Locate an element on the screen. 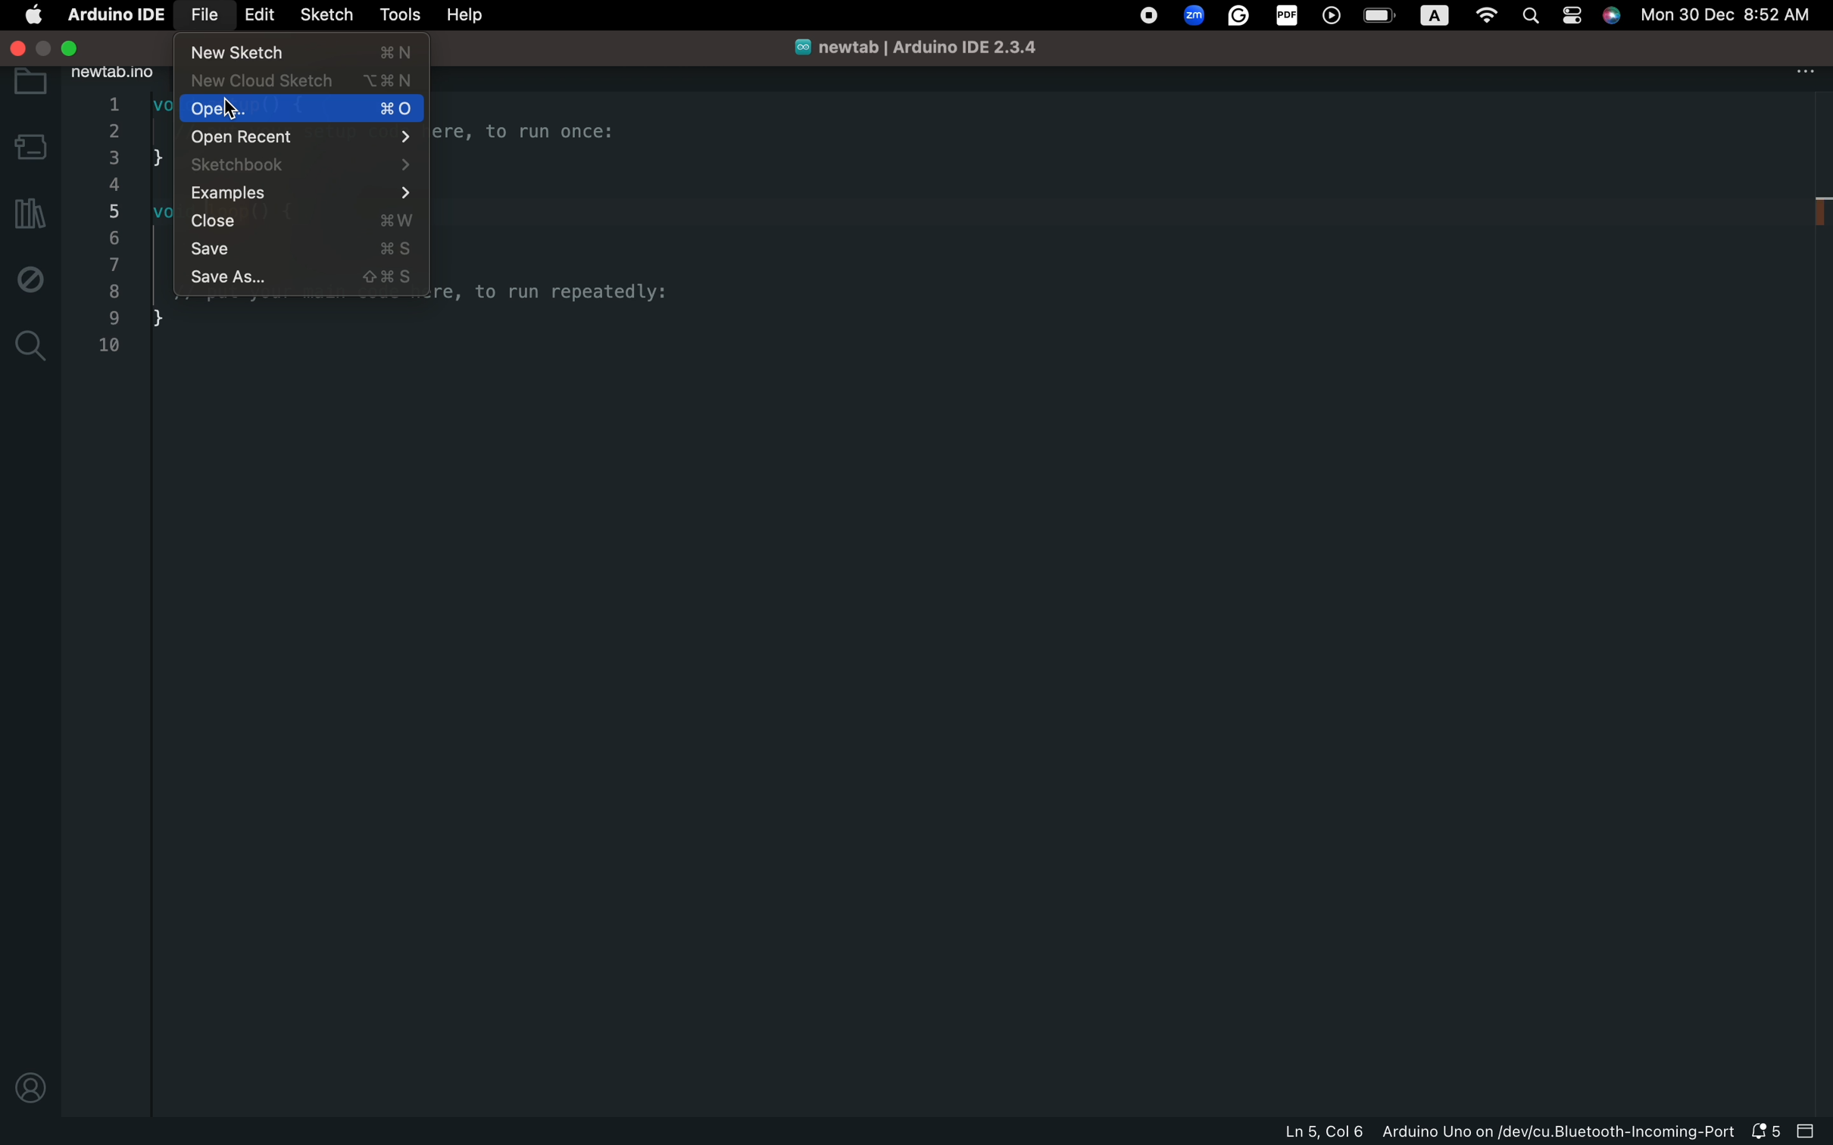 Image resolution: width=1833 pixels, height=1145 pixels. edit is located at coordinates (254, 16).